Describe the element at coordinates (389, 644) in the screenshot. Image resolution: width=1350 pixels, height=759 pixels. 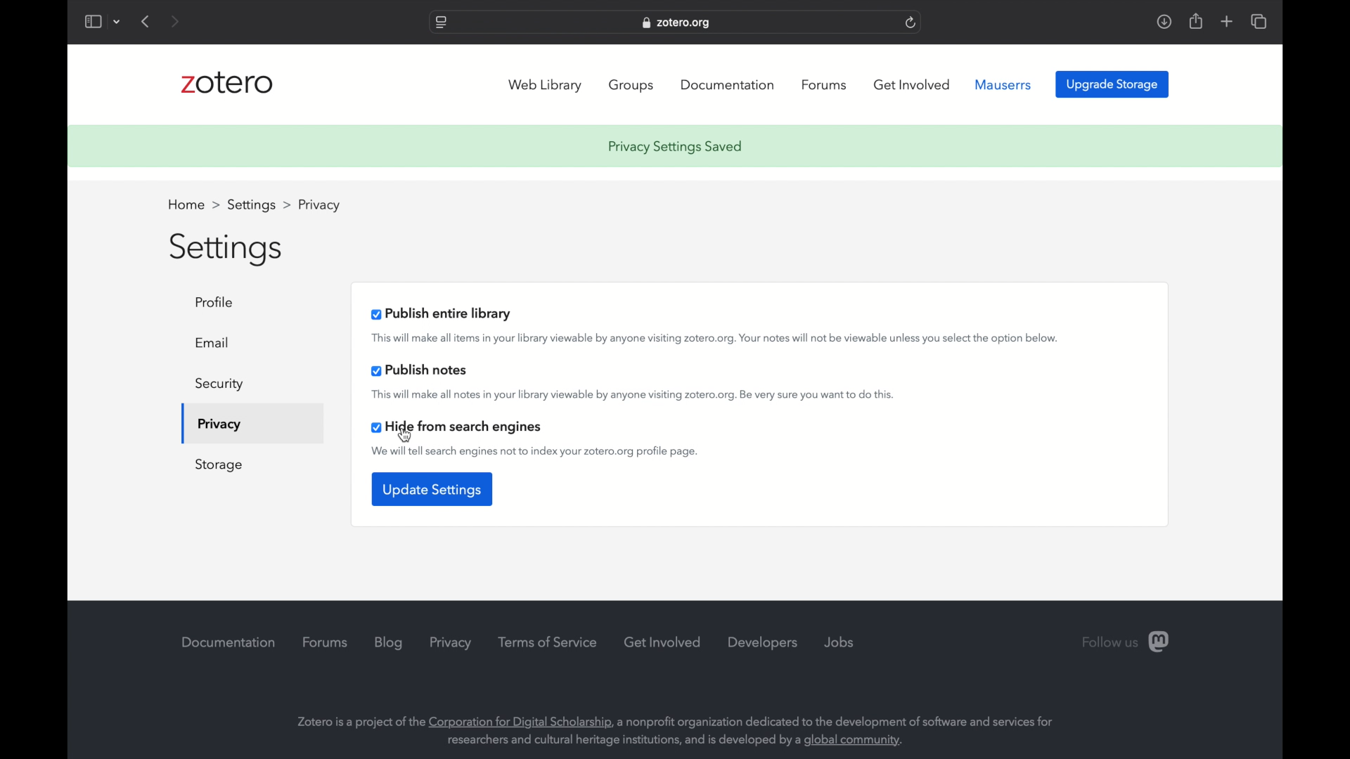
I see `blog` at that location.